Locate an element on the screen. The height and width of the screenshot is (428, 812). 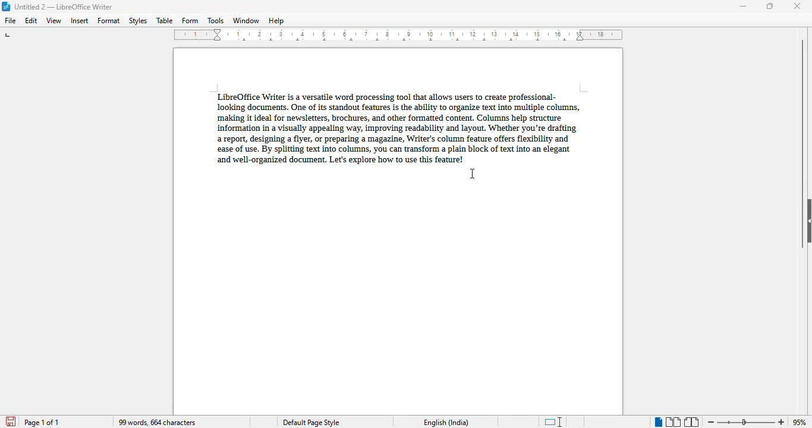
LibreOffice logo is located at coordinates (7, 7).